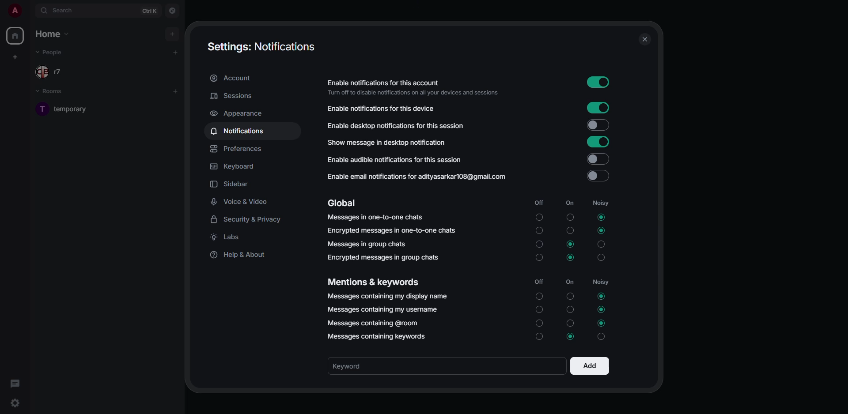  What do you see at coordinates (644, 41) in the screenshot?
I see `close` at bounding box center [644, 41].